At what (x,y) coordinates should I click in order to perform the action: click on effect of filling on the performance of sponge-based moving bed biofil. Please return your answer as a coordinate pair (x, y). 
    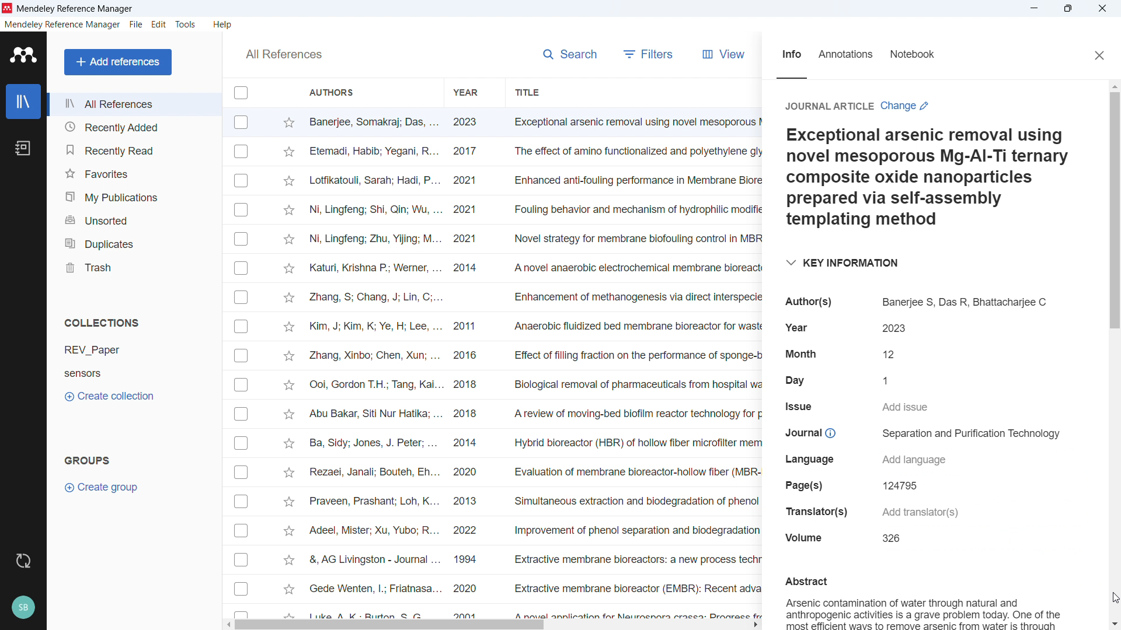
    Looking at the image, I should click on (636, 354).